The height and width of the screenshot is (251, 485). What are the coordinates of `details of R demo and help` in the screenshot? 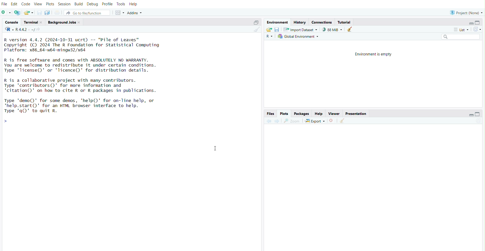 It's located at (91, 106).